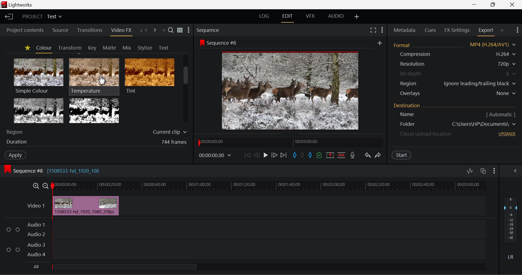  What do you see at coordinates (94, 76) in the screenshot?
I see `Temperature` at bounding box center [94, 76].